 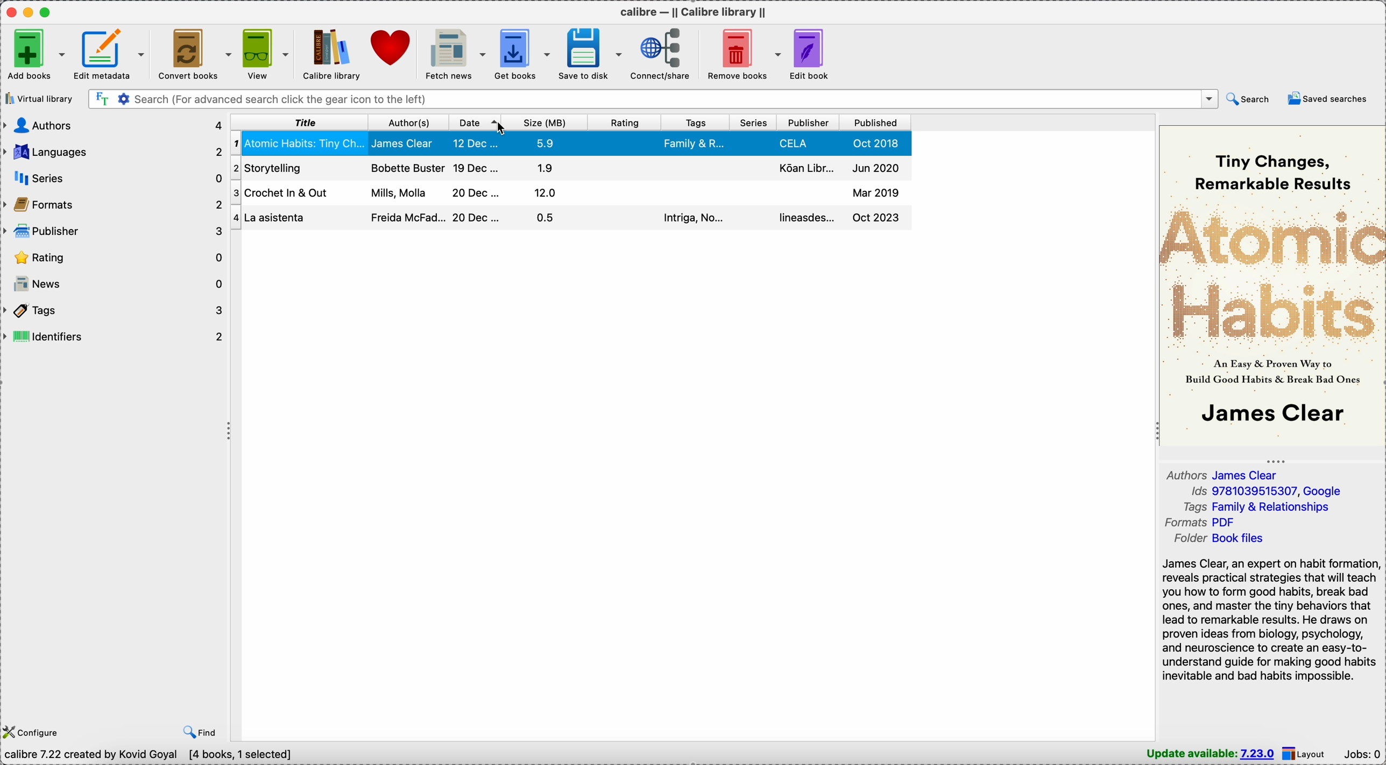 I want to click on folder Book files, so click(x=1221, y=538).